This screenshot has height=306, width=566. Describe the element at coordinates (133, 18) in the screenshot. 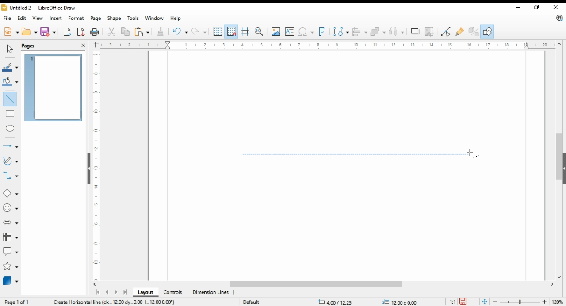

I see `tools` at that location.